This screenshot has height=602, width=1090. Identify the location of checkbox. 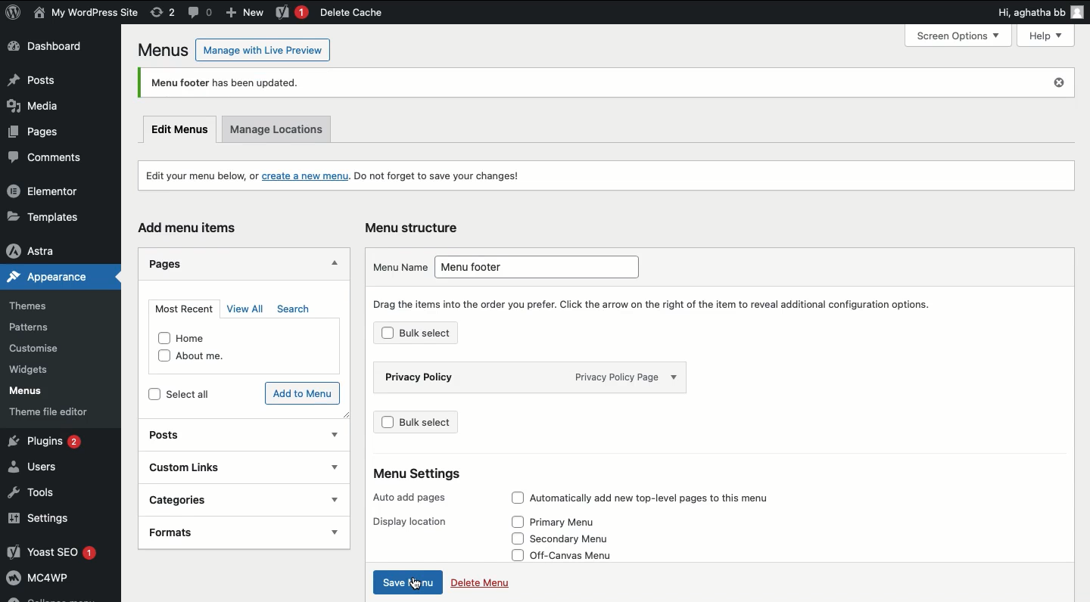
(385, 423).